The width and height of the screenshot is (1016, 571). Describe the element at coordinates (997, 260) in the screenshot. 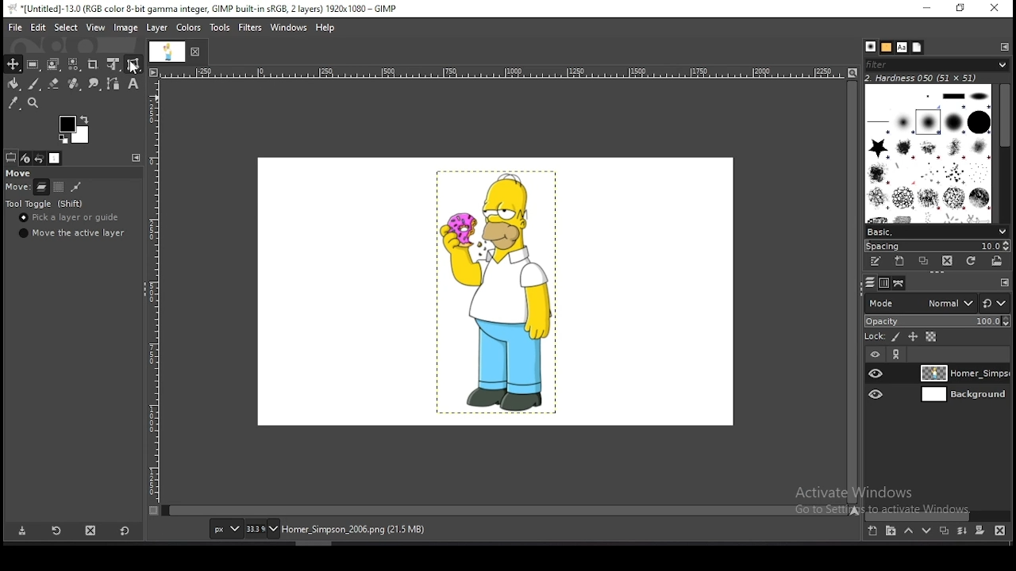

I see `open brush as image` at that location.